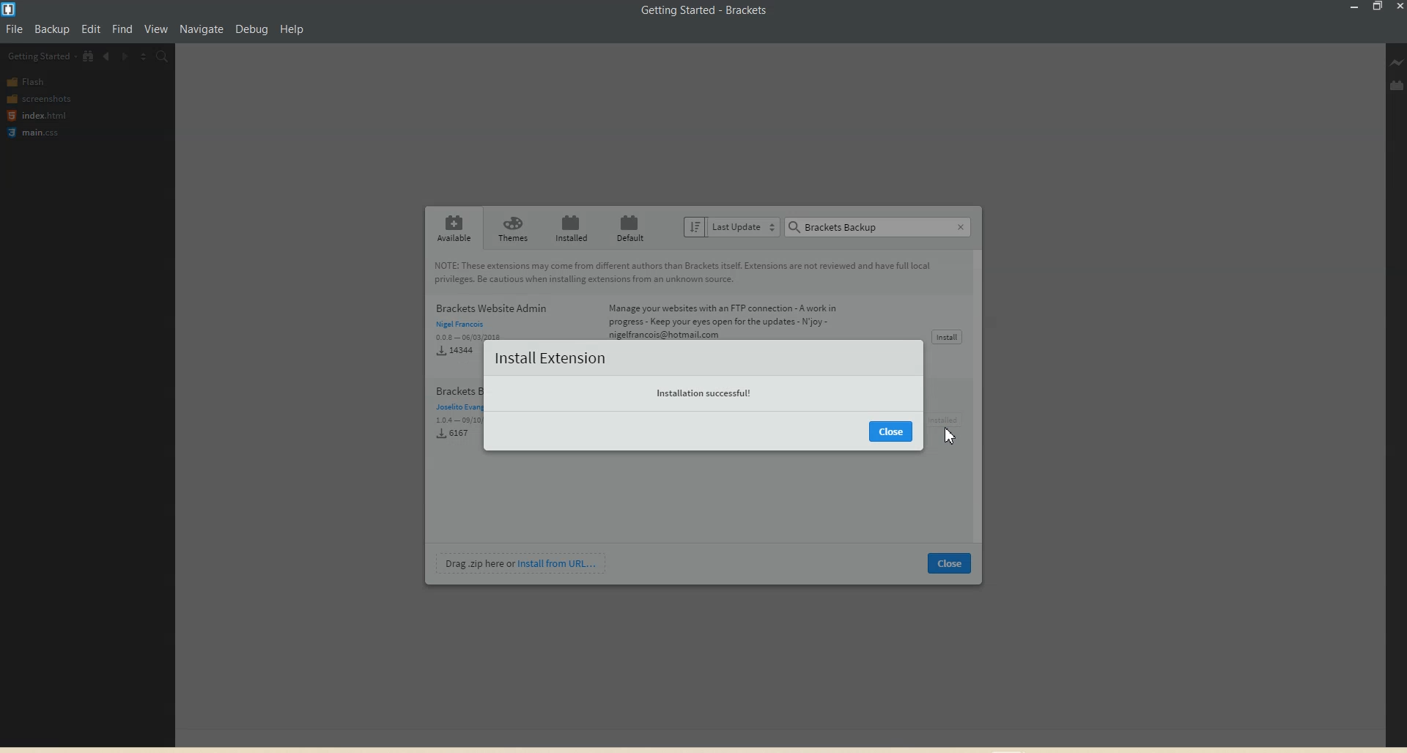  I want to click on index.html, so click(36, 115).